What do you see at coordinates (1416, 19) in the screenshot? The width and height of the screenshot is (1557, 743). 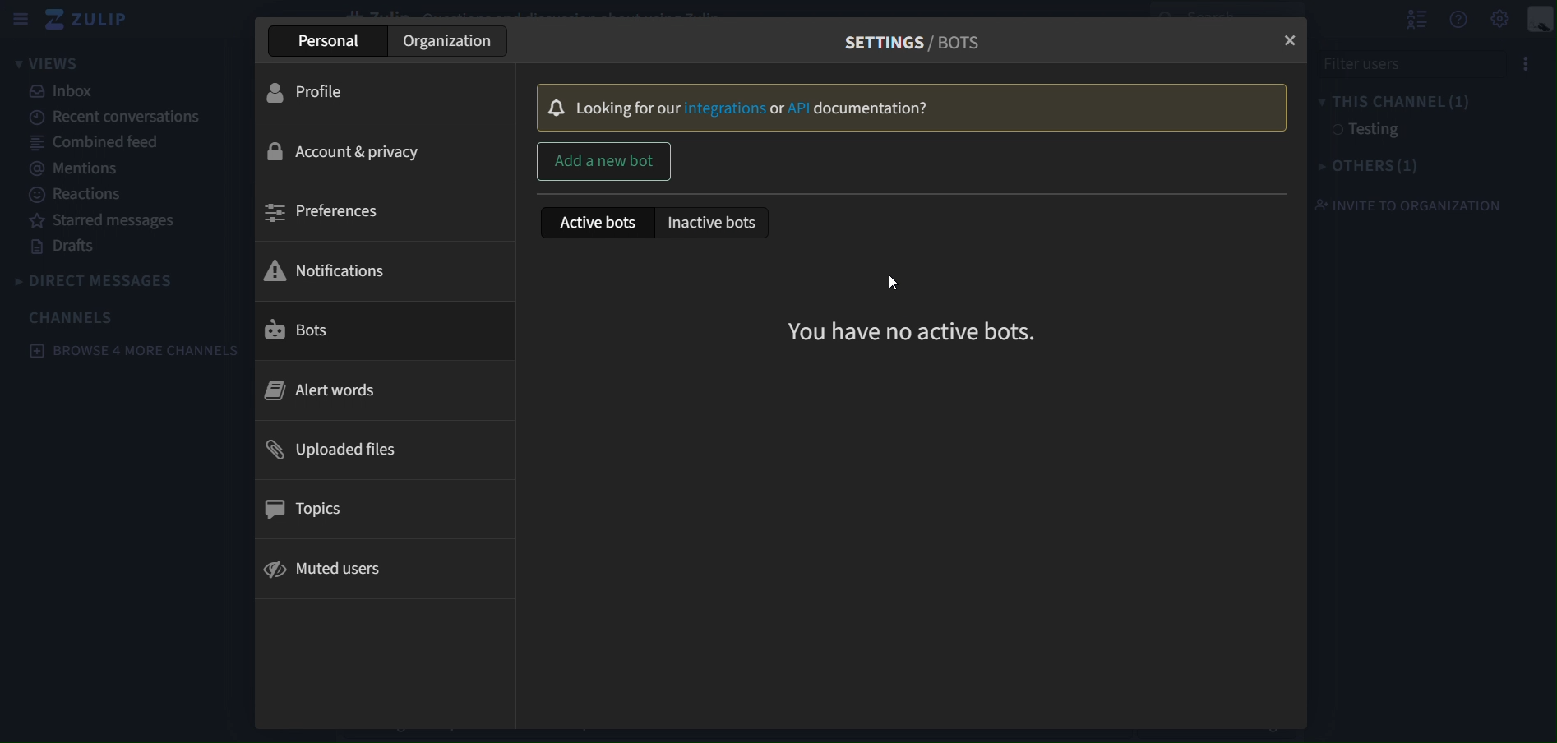 I see `hide user list` at bounding box center [1416, 19].